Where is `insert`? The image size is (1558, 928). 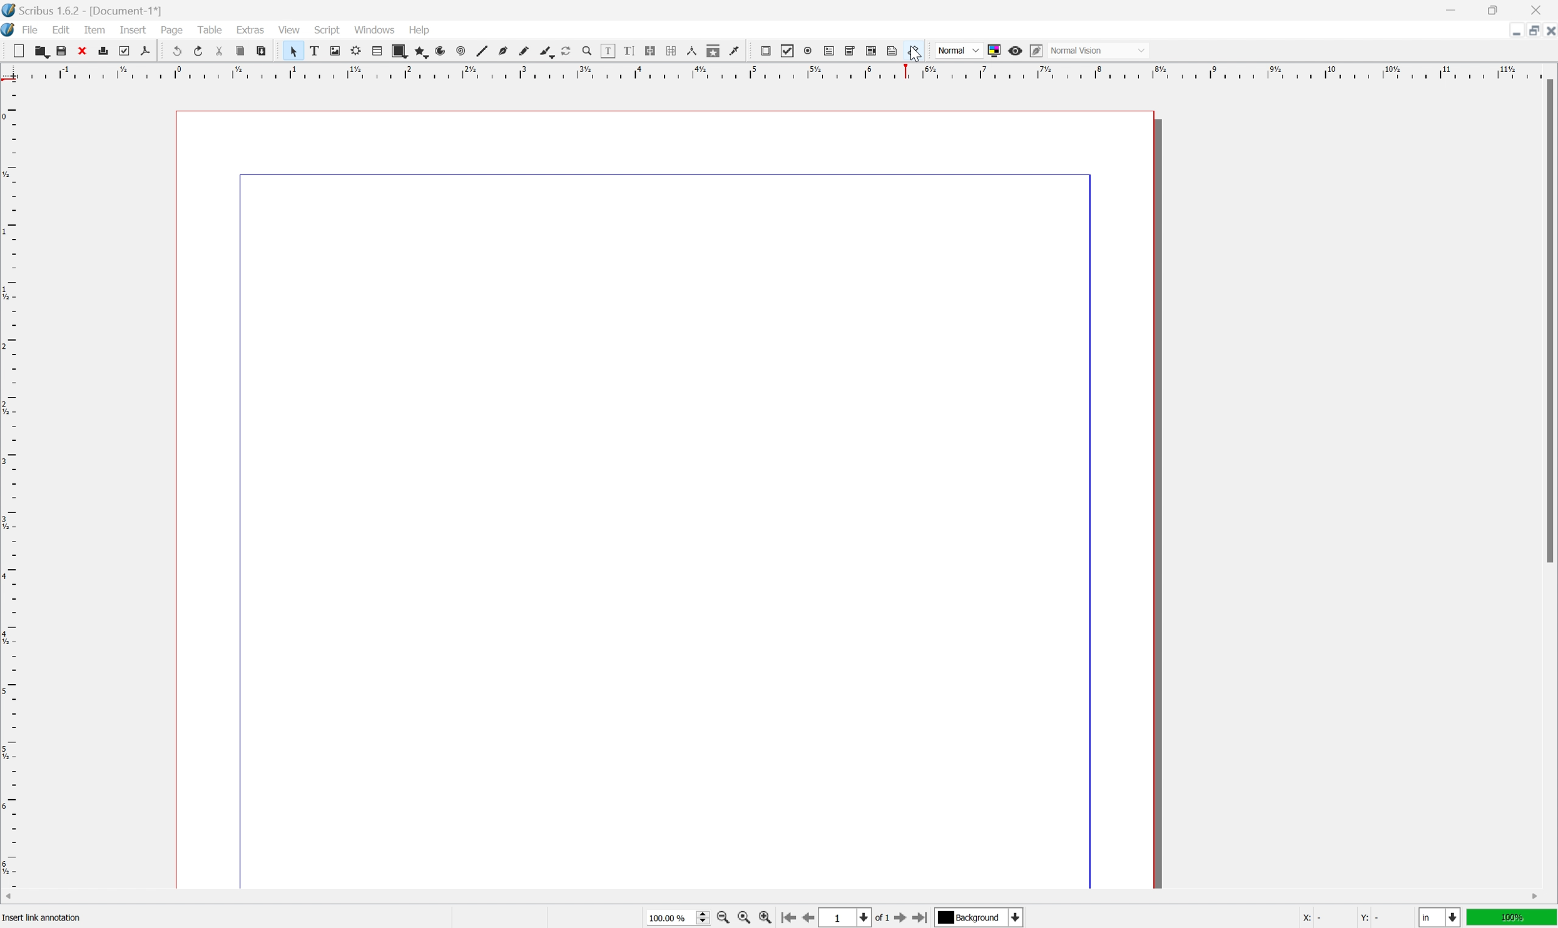
insert is located at coordinates (134, 30).